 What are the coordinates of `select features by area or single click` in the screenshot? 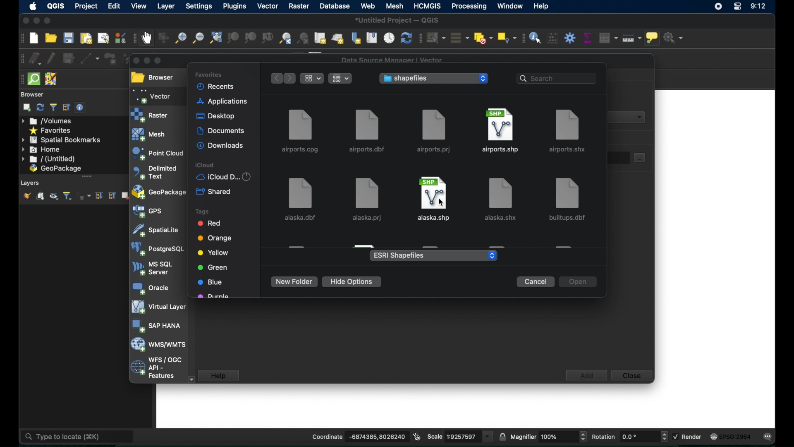 It's located at (436, 37).